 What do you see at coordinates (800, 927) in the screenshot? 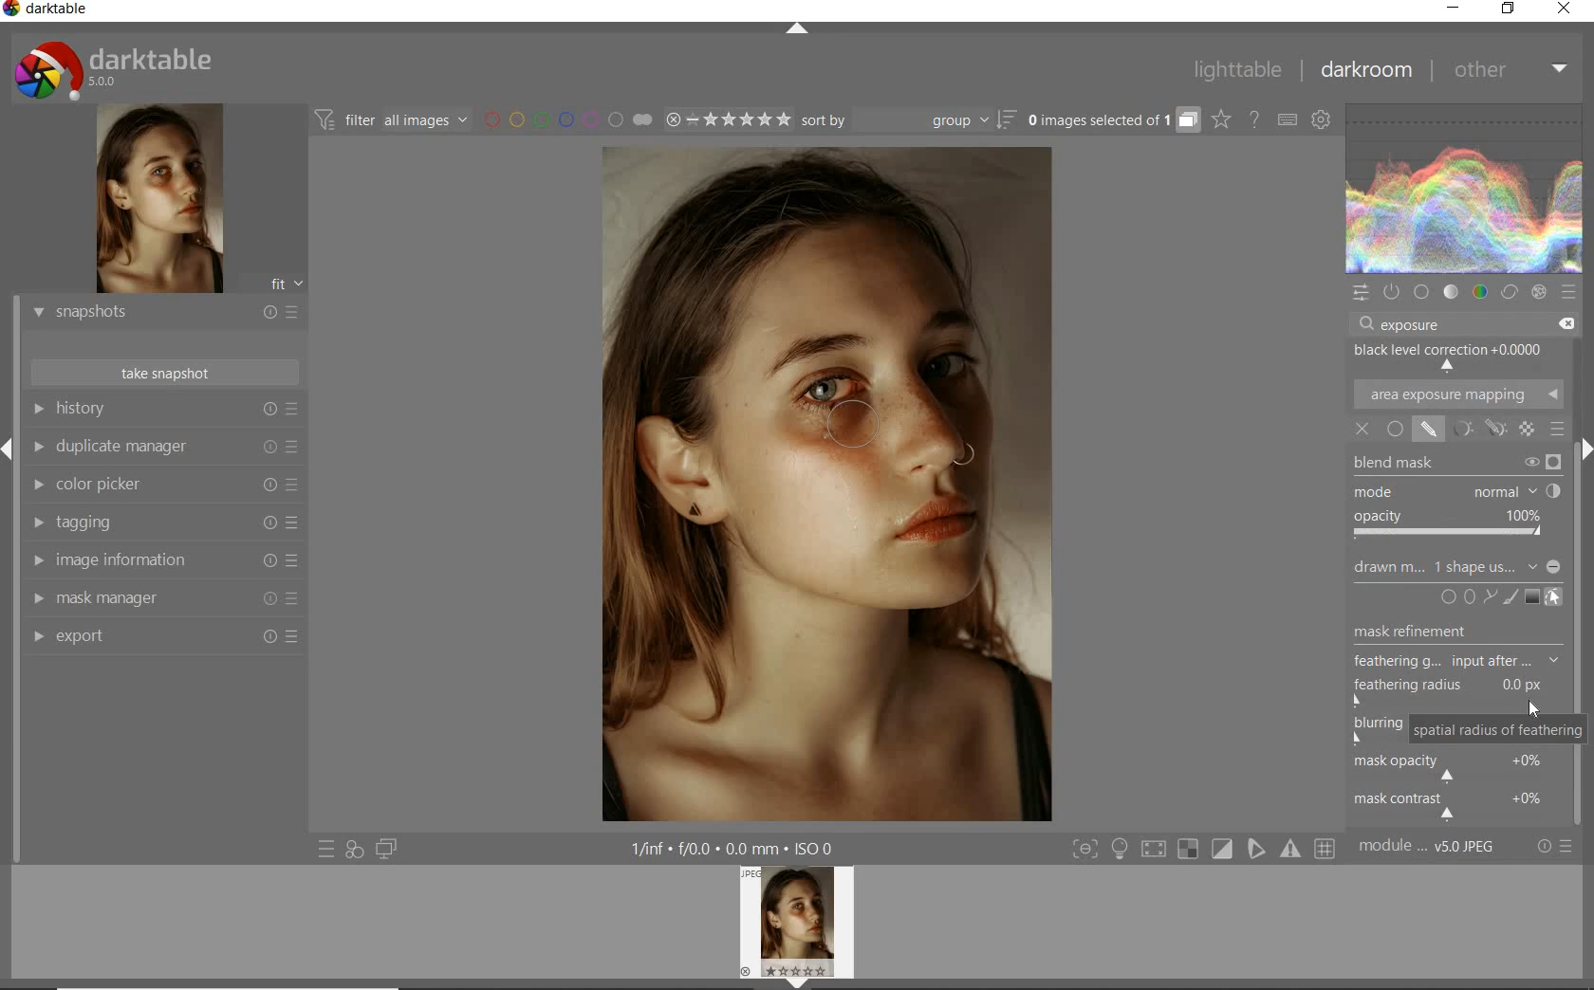
I see `image preview` at bounding box center [800, 927].